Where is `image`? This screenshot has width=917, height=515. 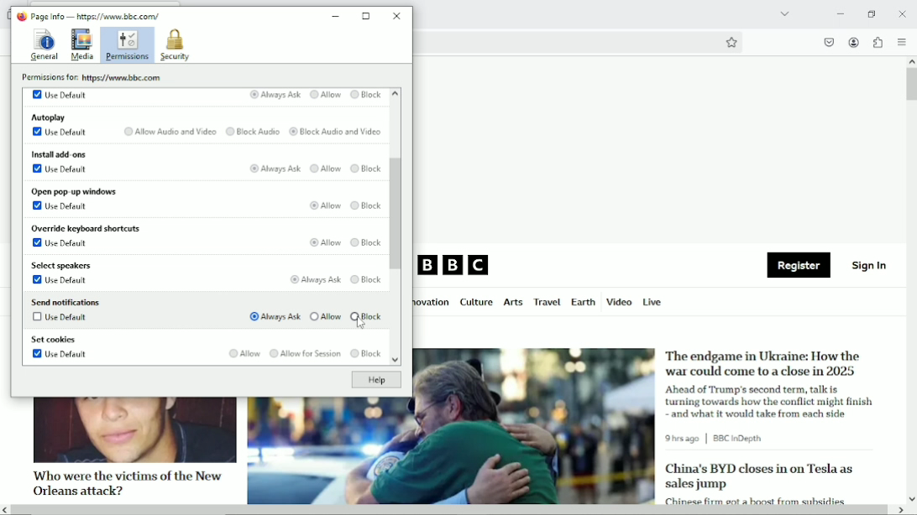
image is located at coordinates (451, 451).